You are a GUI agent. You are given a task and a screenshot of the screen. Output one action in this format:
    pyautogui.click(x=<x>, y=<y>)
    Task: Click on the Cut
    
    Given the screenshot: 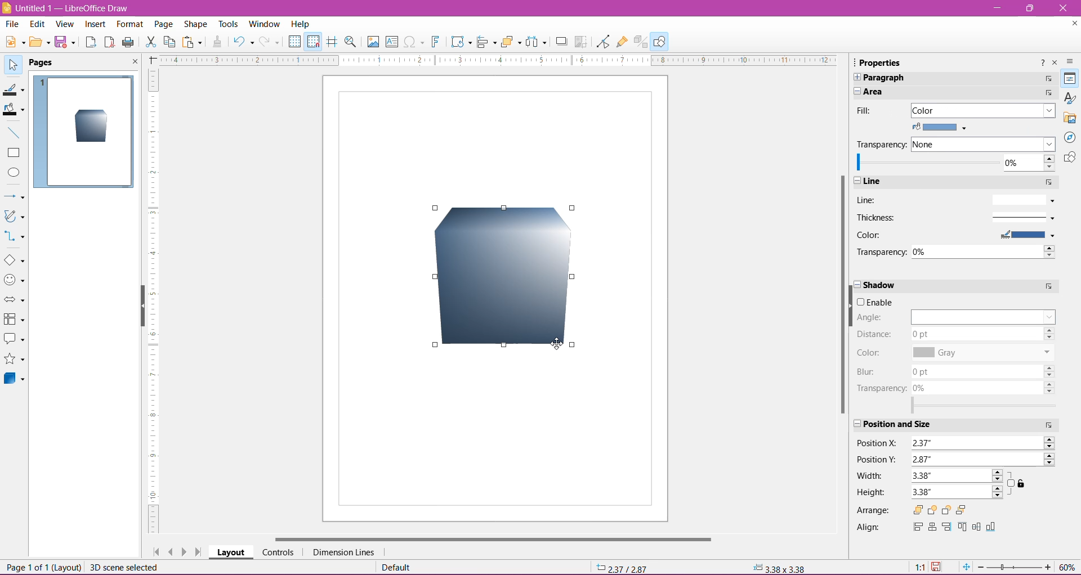 What is the action you would take?
    pyautogui.click(x=150, y=43)
    